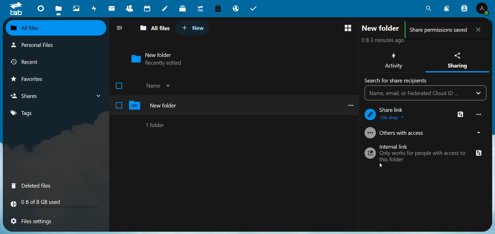 This screenshot has width=495, height=234. Describe the element at coordinates (255, 8) in the screenshot. I see `Tab` at that location.